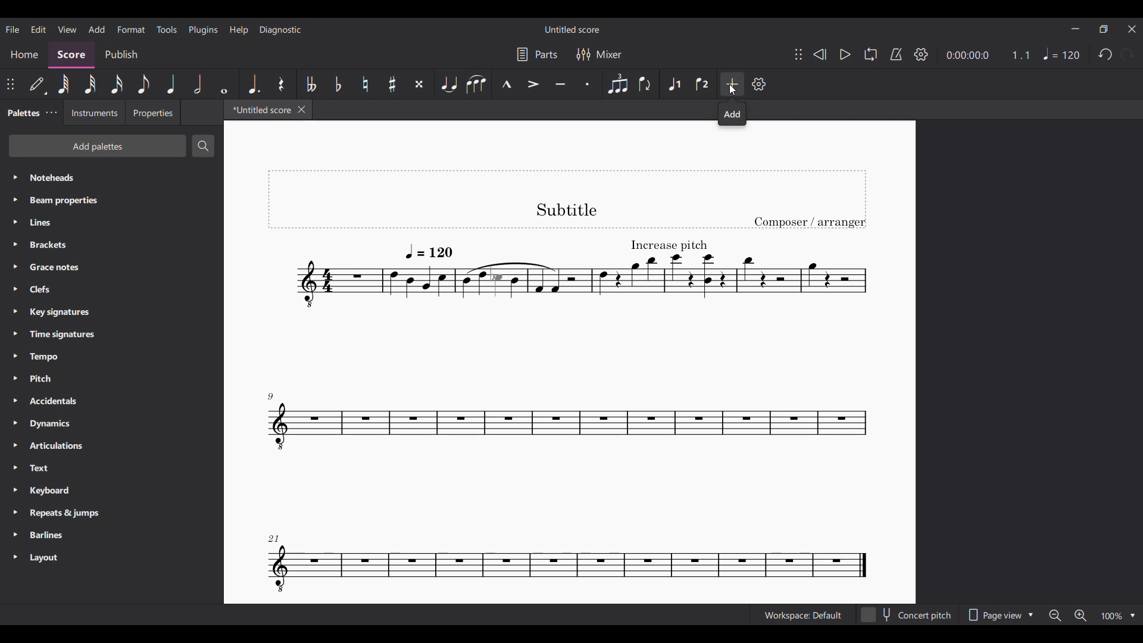 This screenshot has height=643, width=1143. I want to click on File menu, so click(13, 30).